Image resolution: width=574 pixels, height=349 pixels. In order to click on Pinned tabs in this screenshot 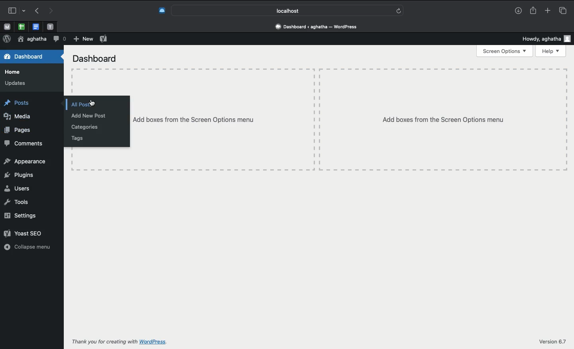, I will do `click(35, 26)`.